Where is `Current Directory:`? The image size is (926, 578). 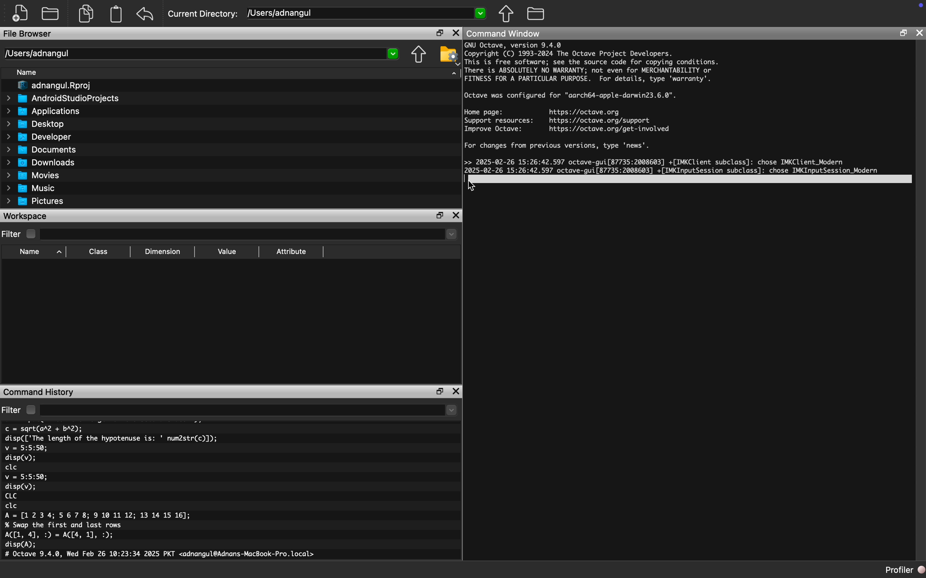
Current Directory: is located at coordinates (204, 14).